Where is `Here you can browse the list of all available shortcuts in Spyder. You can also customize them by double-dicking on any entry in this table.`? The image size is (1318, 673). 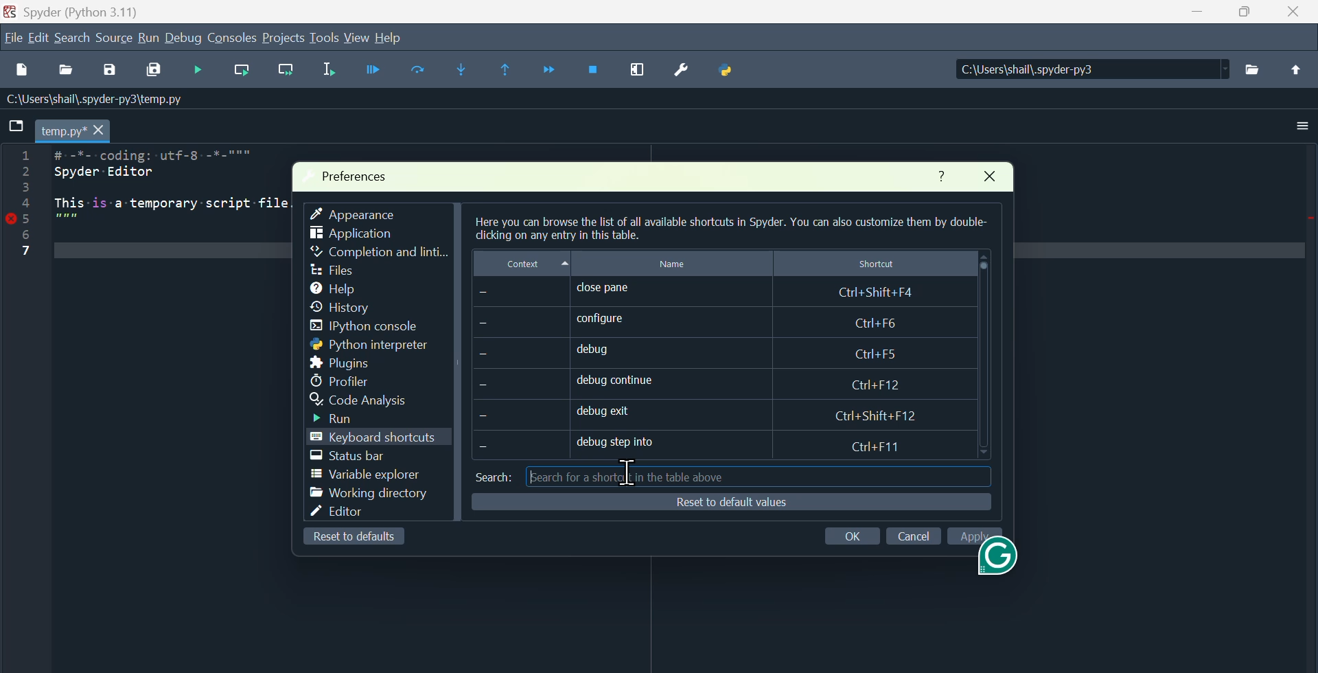 Here you can browse the list of all available shortcuts in Spyder. You can also customize them by double-dicking on any entry in this table. is located at coordinates (728, 229).